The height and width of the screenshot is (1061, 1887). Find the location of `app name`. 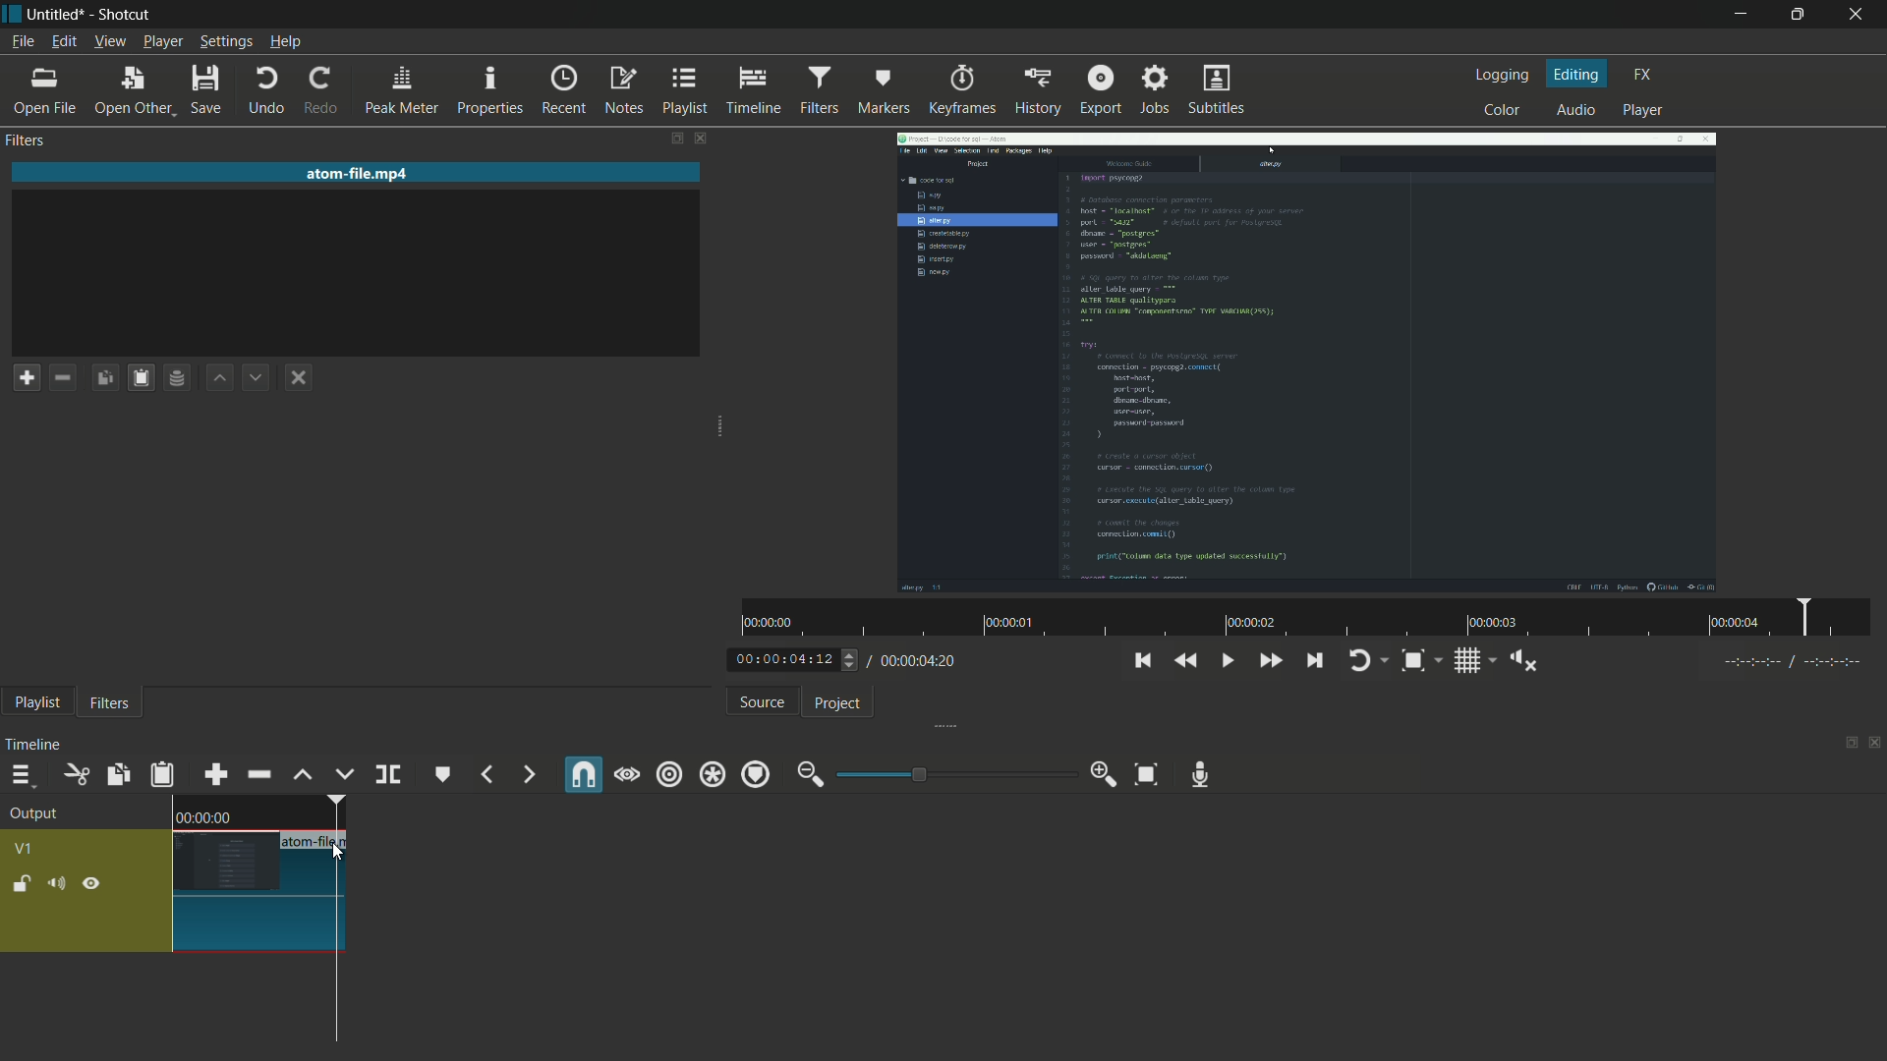

app name is located at coordinates (124, 15).